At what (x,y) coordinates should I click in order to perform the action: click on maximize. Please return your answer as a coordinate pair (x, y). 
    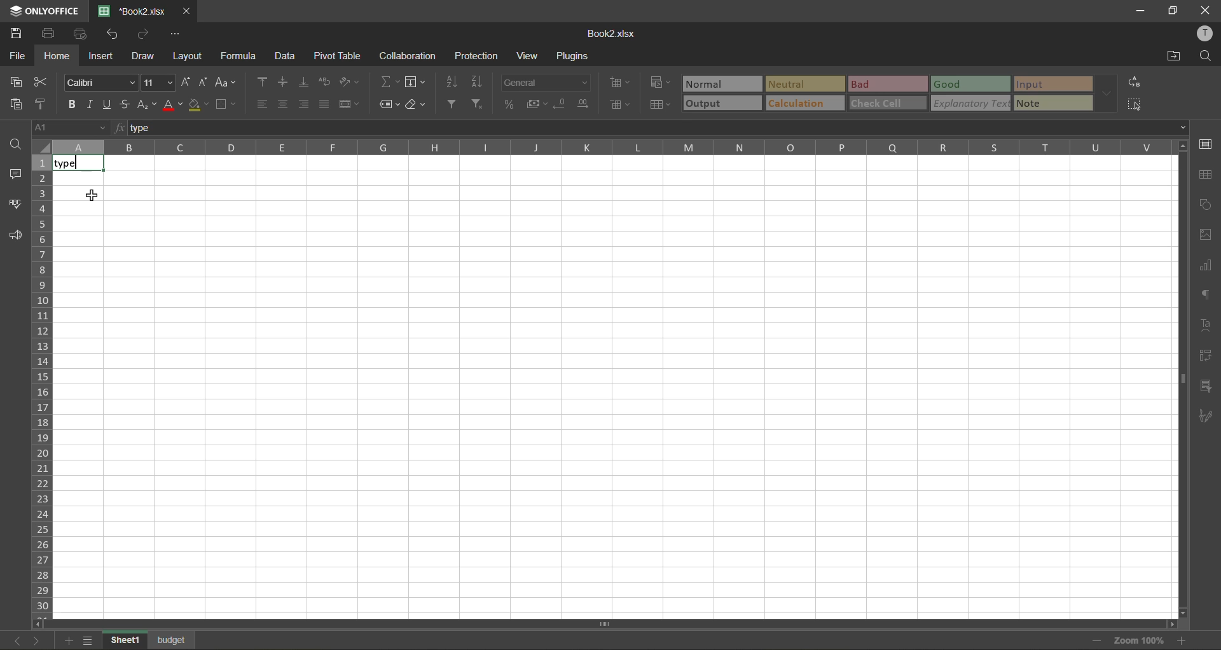
    Looking at the image, I should click on (1173, 11).